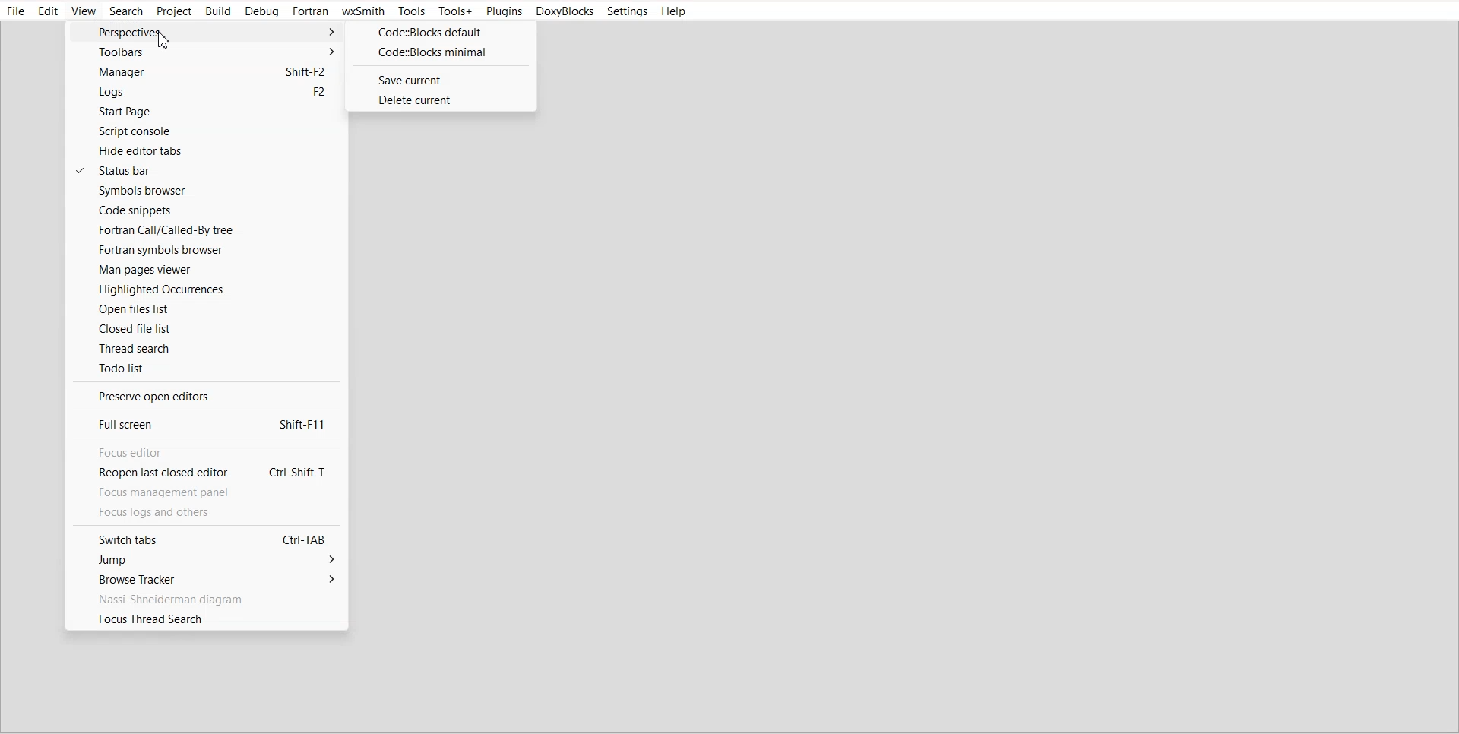 The image size is (1459, 734). What do you see at coordinates (204, 191) in the screenshot?
I see `Symbol browser` at bounding box center [204, 191].